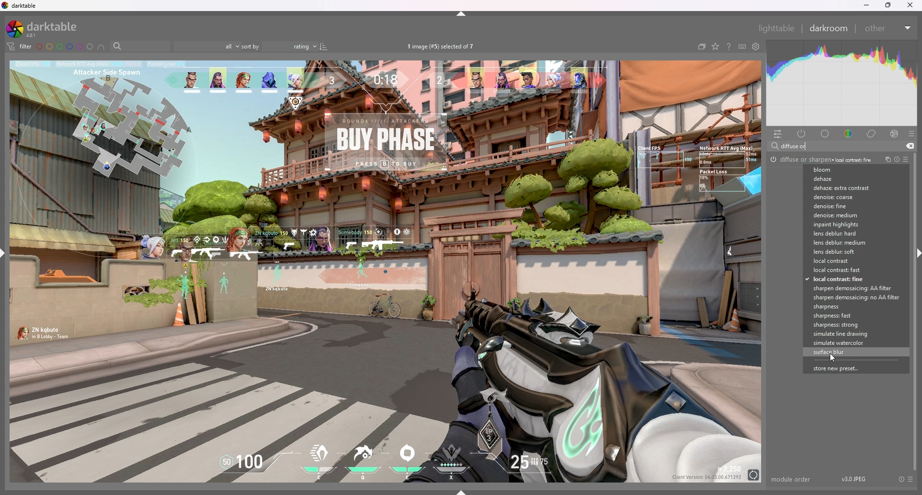  I want to click on images selected, so click(442, 47).